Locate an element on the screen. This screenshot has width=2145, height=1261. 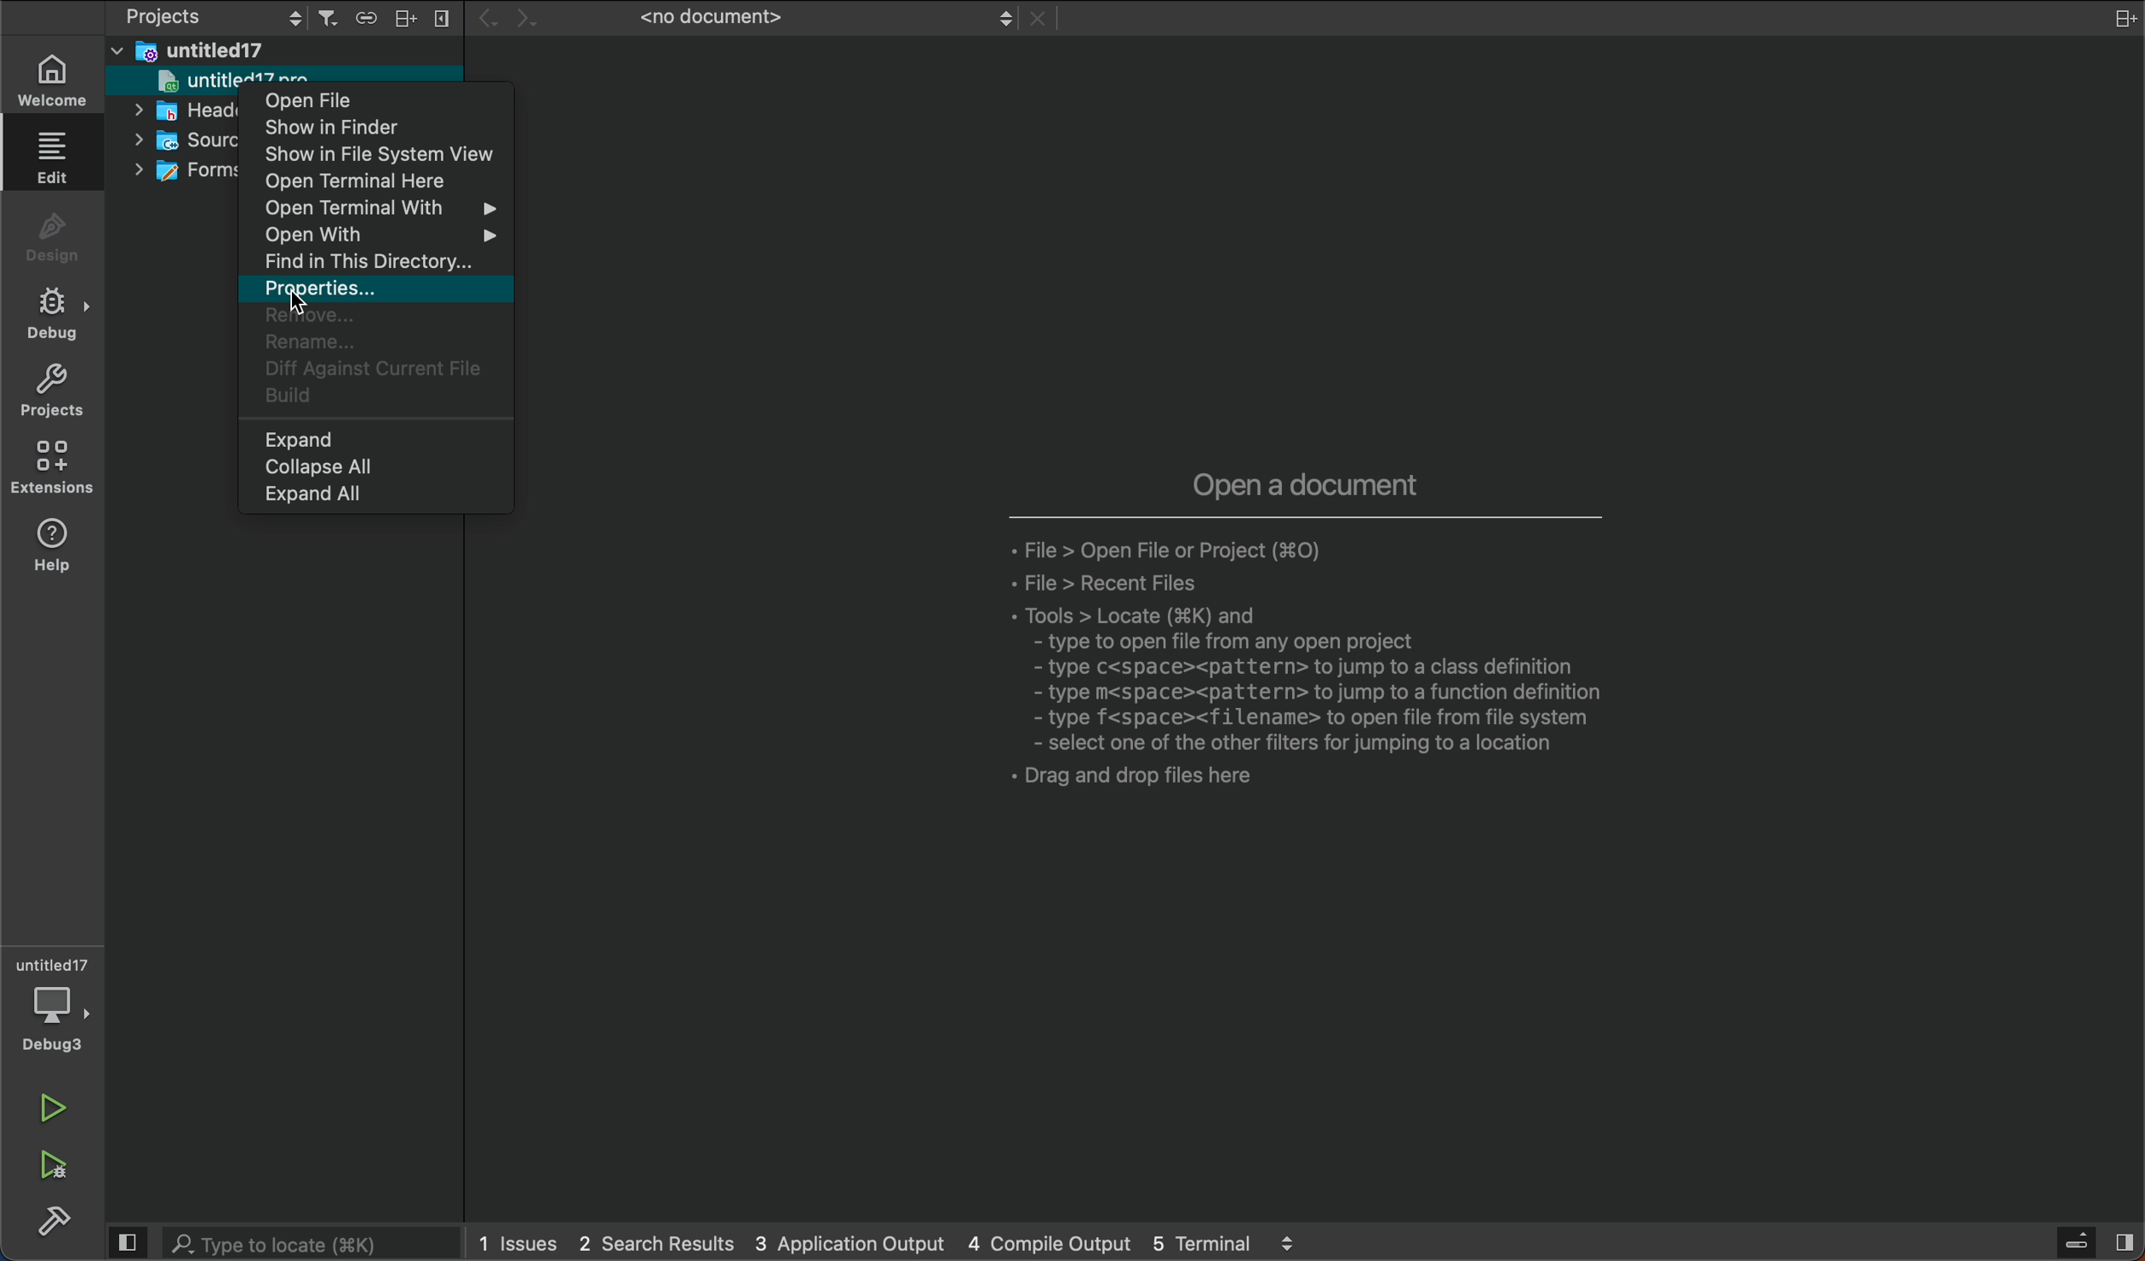
arrows is located at coordinates (517, 19).